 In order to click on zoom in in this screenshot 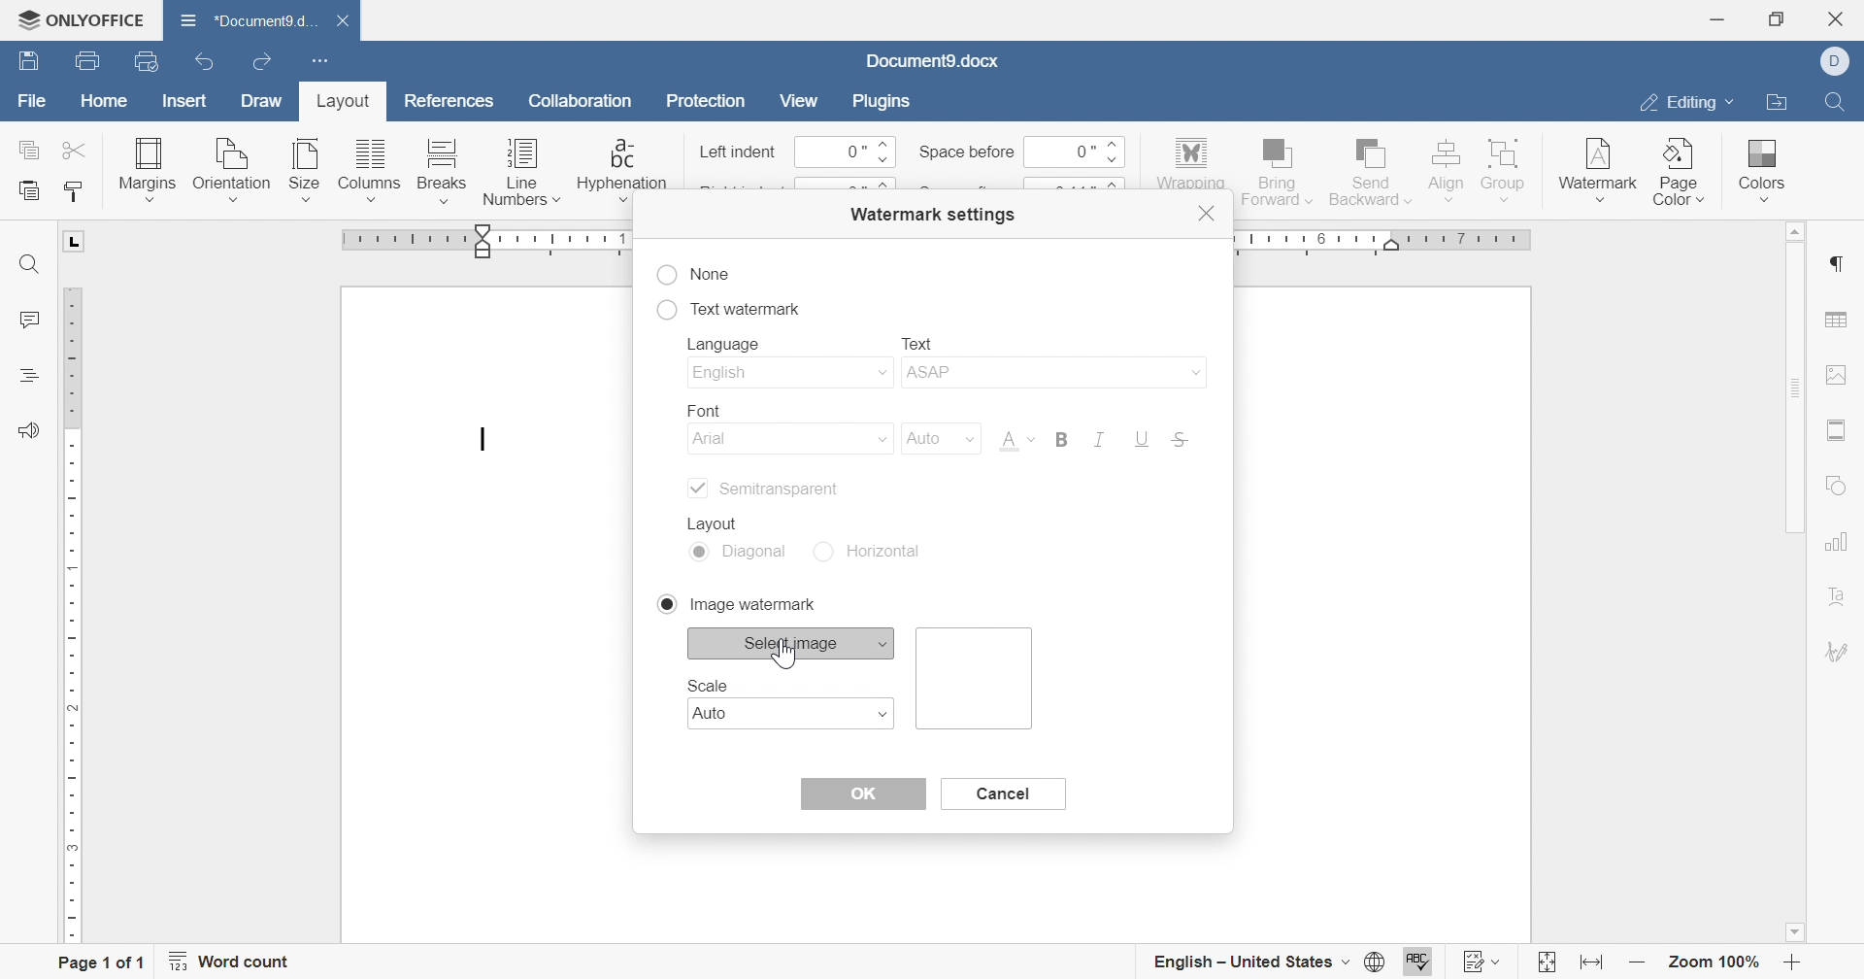, I will do `click(1792, 965)`.